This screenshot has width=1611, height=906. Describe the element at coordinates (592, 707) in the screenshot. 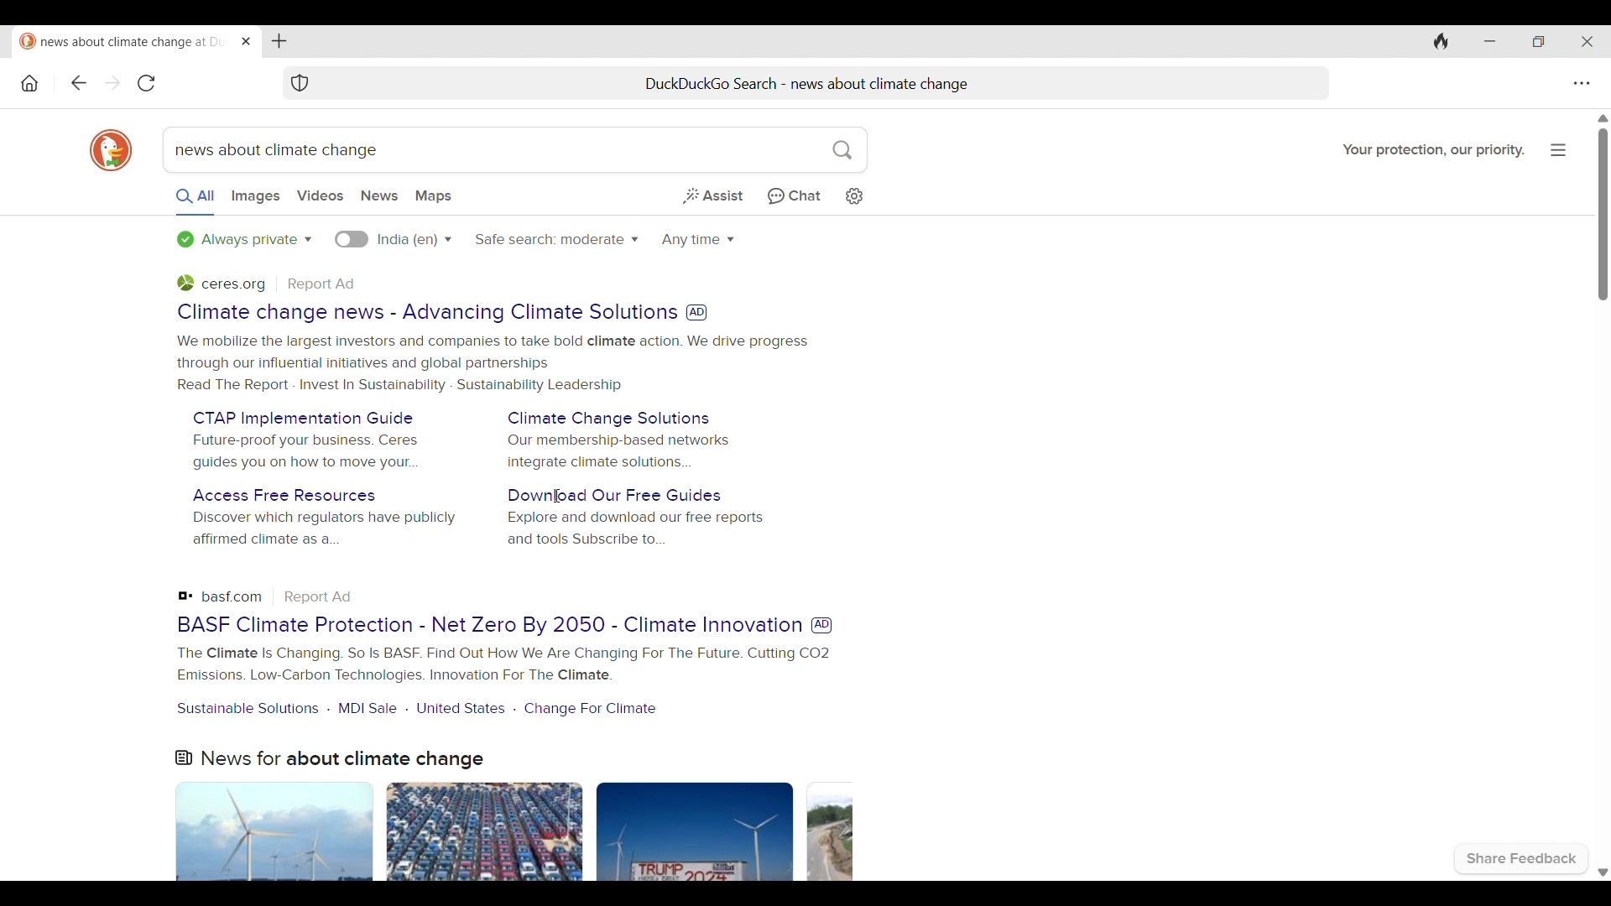

I see `Change for climate ` at that location.